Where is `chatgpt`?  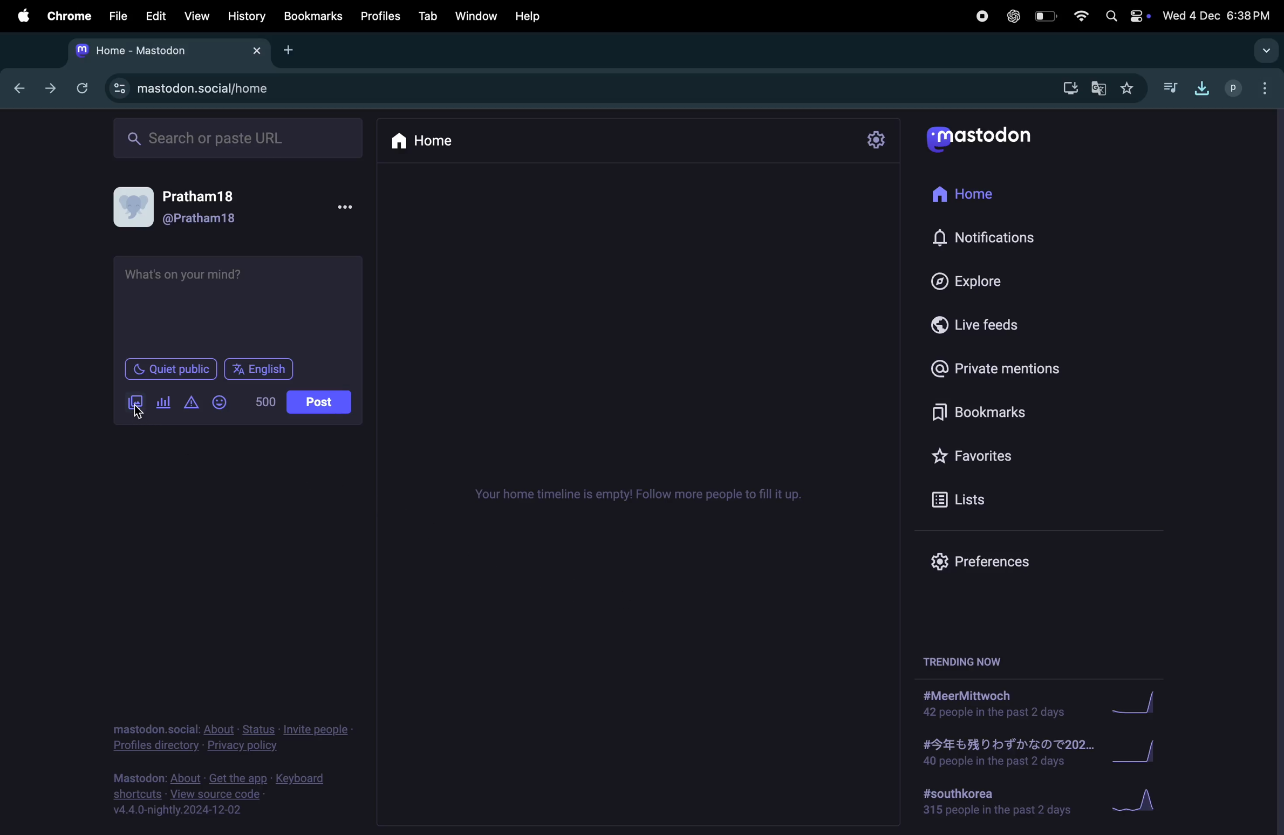
chatgpt is located at coordinates (1012, 16).